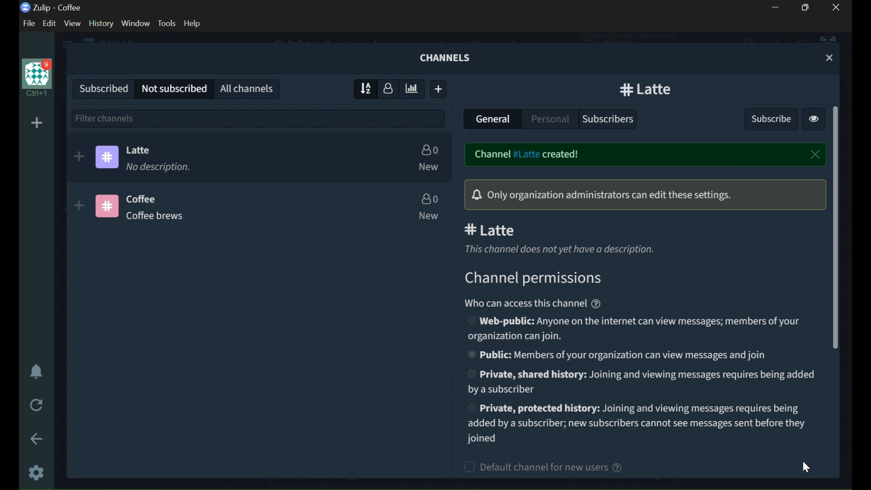 Image resolution: width=871 pixels, height=490 pixels. Describe the element at coordinates (430, 216) in the screenshot. I see `NEW` at that location.